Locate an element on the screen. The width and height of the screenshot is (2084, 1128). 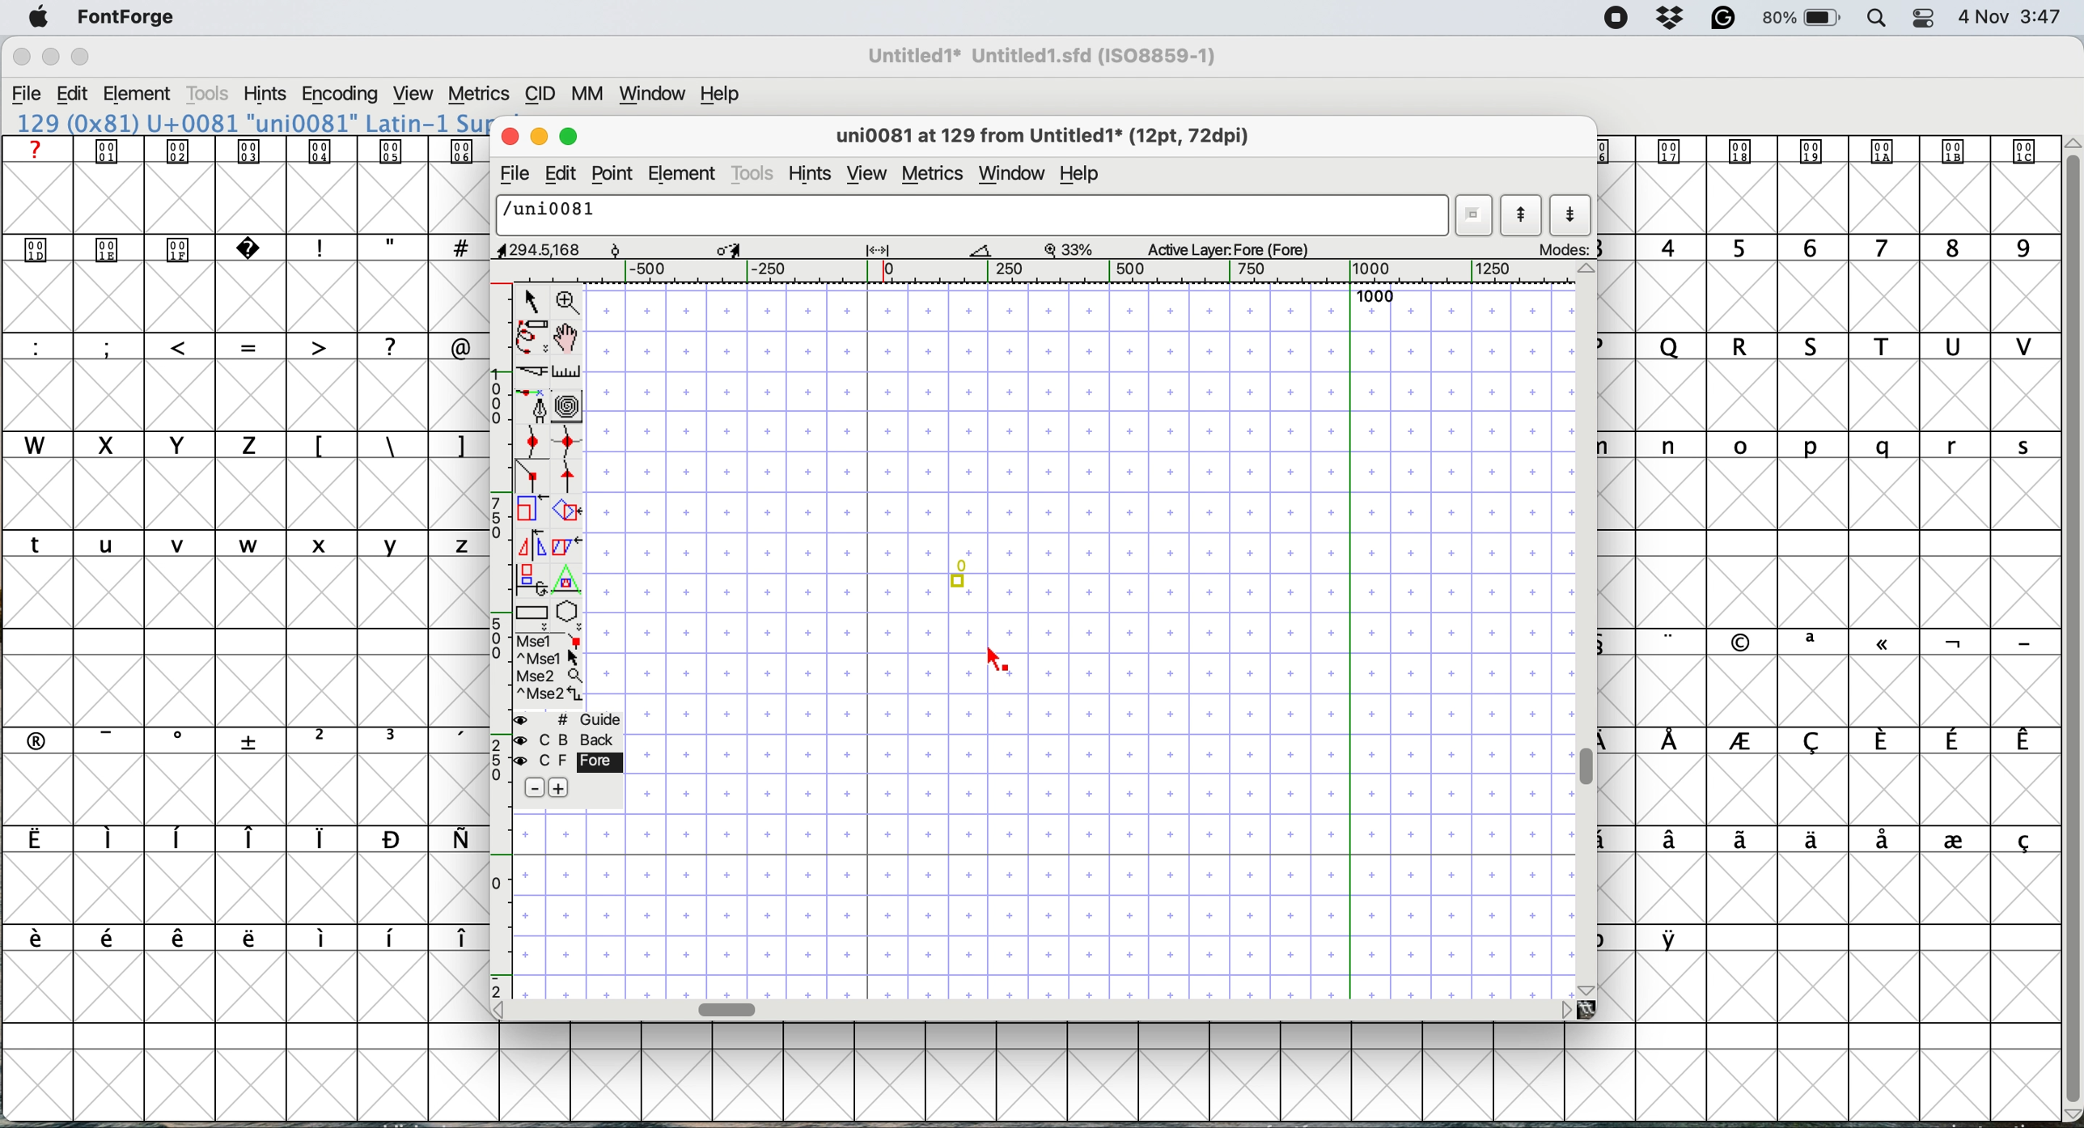
Rotate Point Tool is located at coordinates (616, 250).